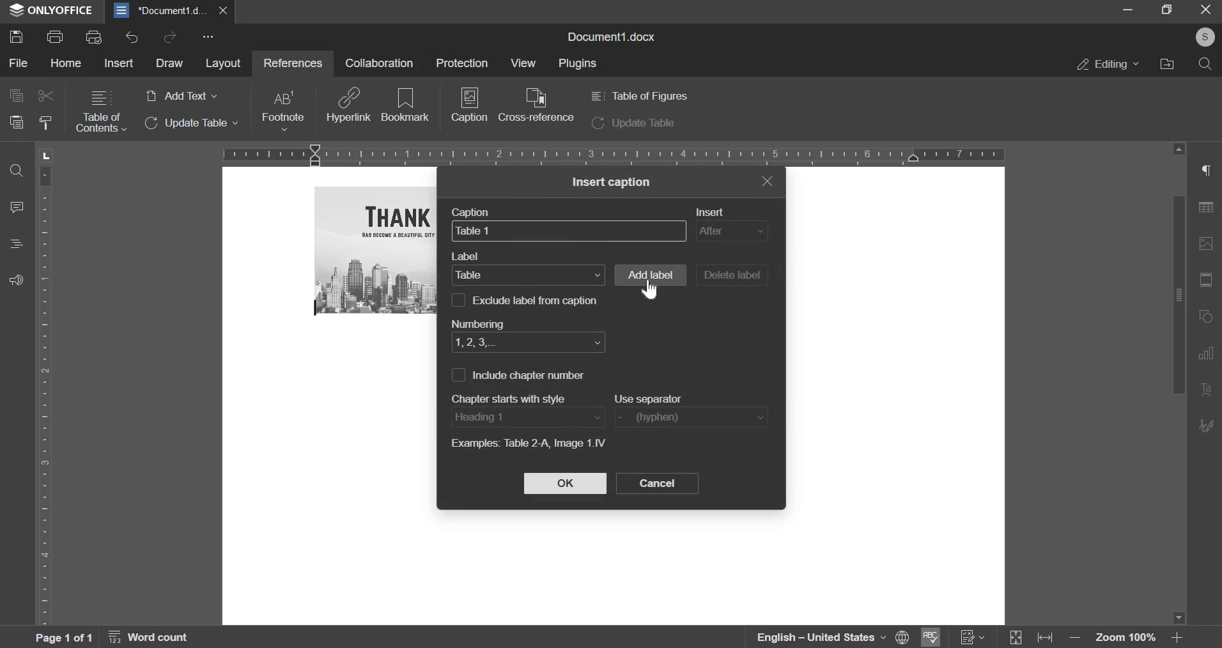  What do you see at coordinates (1208, 281) in the screenshot?
I see `fit` at bounding box center [1208, 281].